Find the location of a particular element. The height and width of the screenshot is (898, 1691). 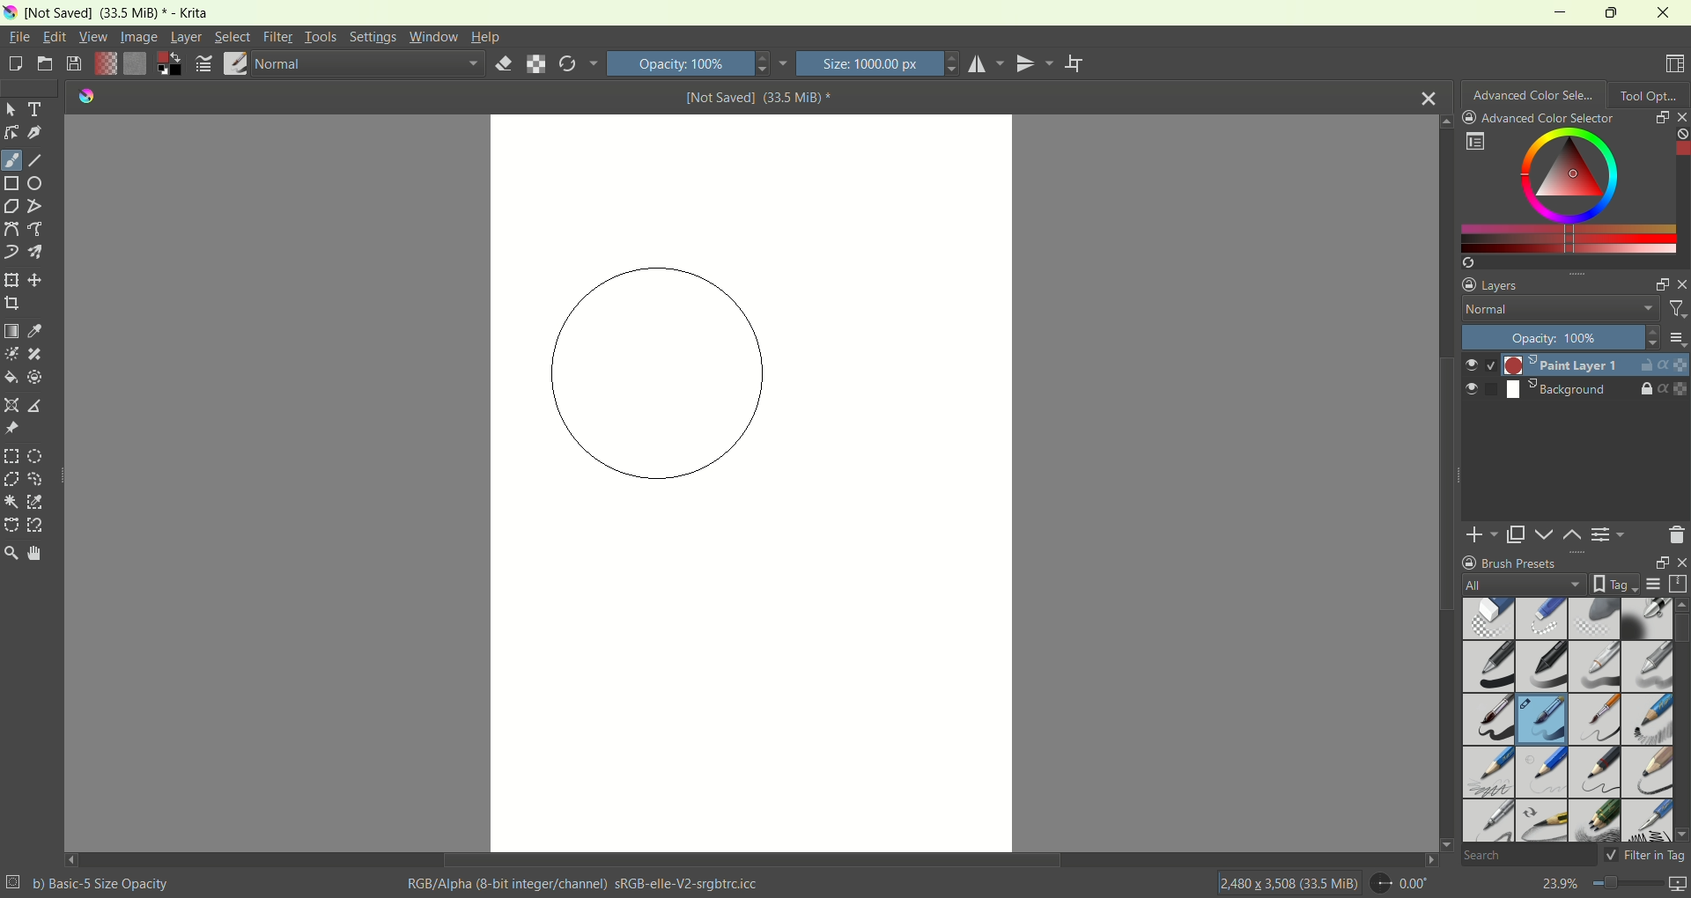

options is located at coordinates (1676, 338).